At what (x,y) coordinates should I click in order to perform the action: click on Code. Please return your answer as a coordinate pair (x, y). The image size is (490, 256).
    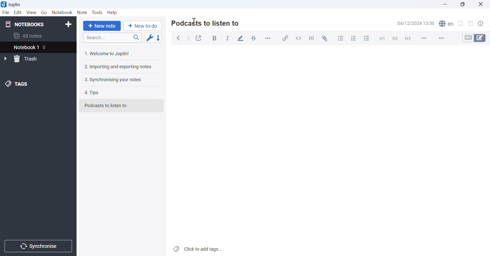
    Looking at the image, I should click on (313, 38).